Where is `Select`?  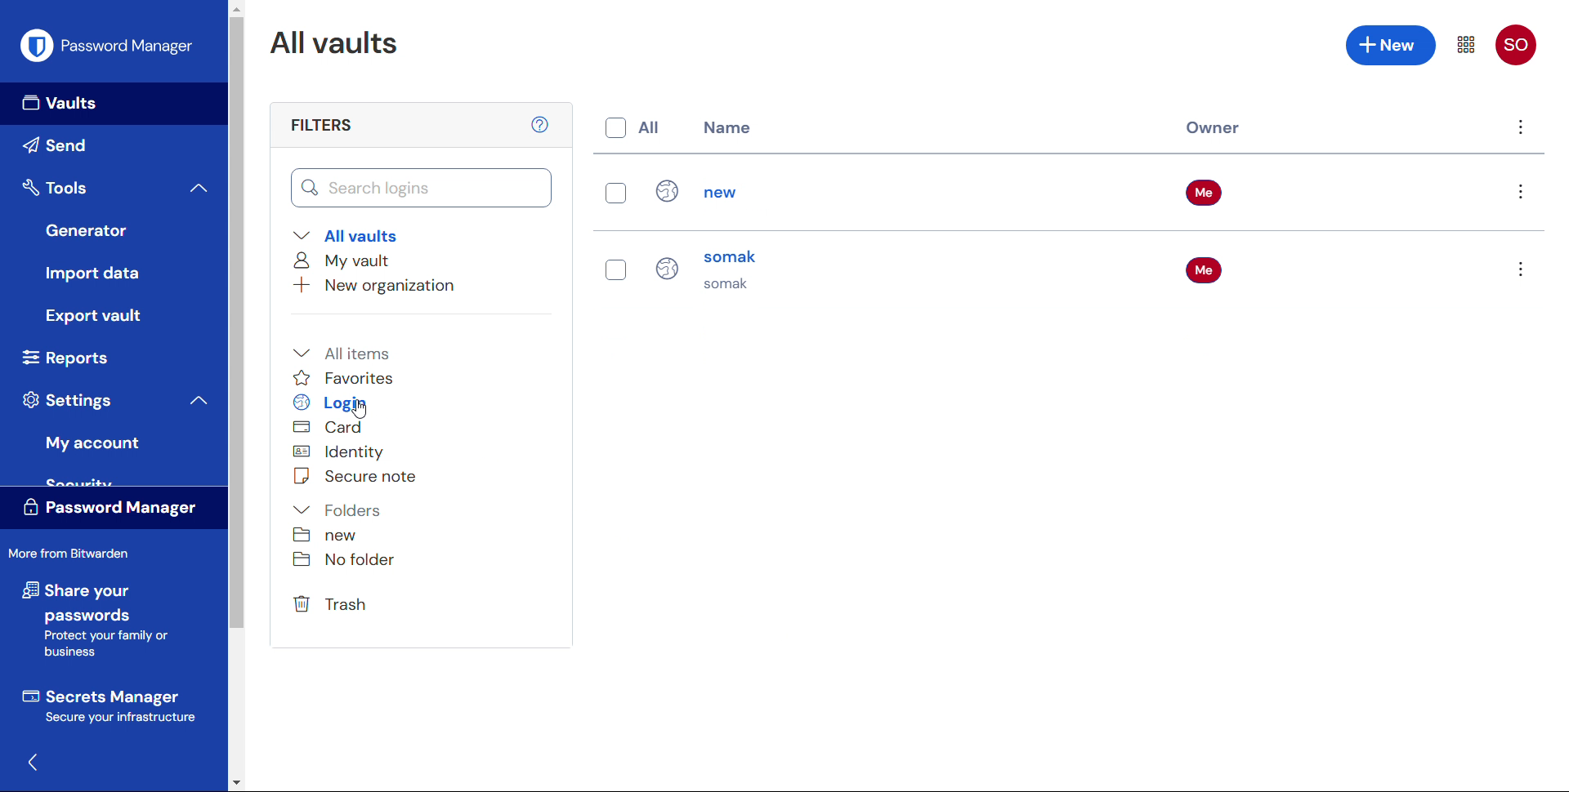
Select is located at coordinates (616, 266).